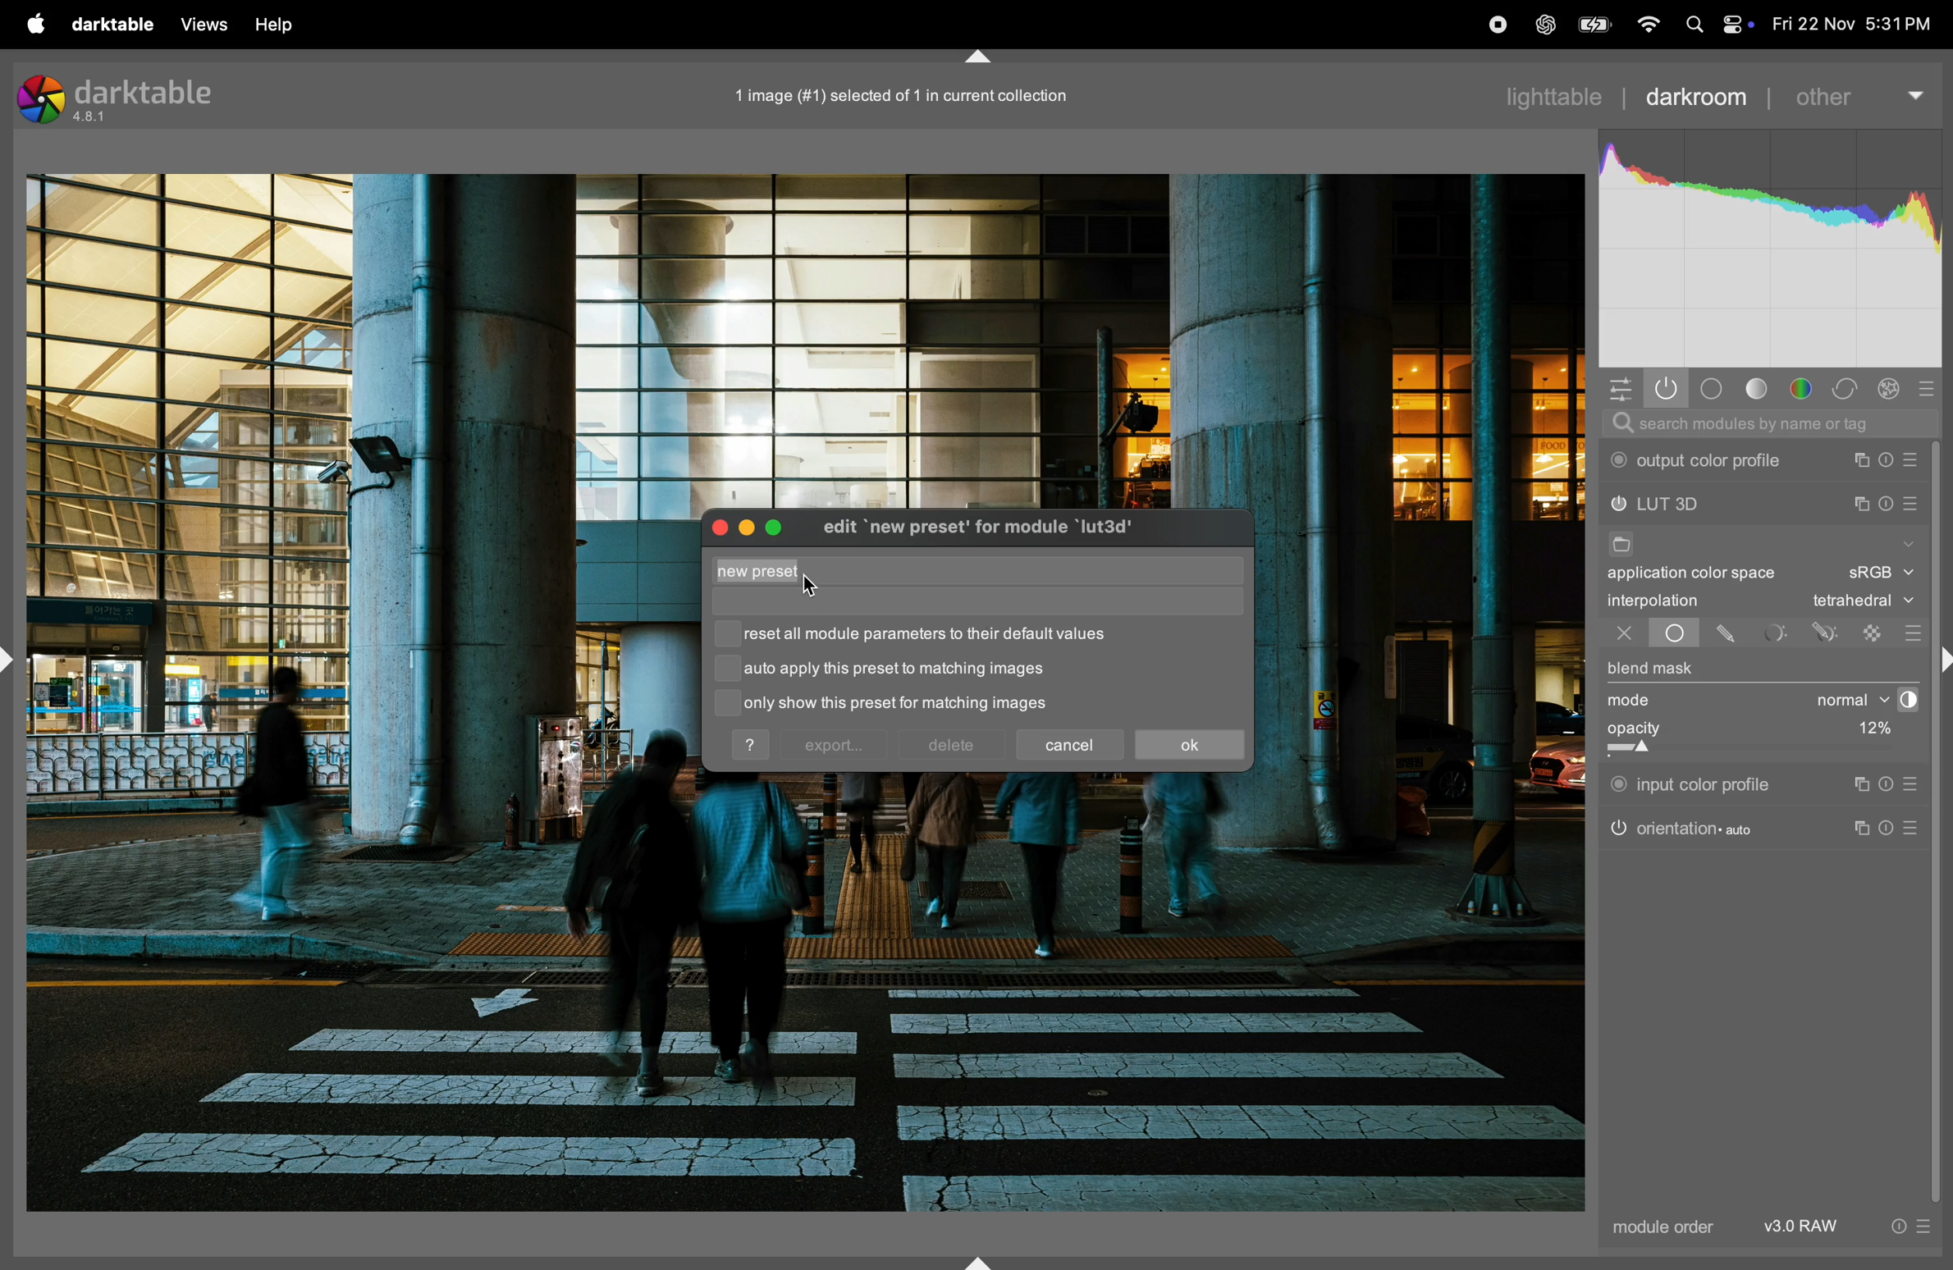  I want to click on lightable, so click(1559, 96).